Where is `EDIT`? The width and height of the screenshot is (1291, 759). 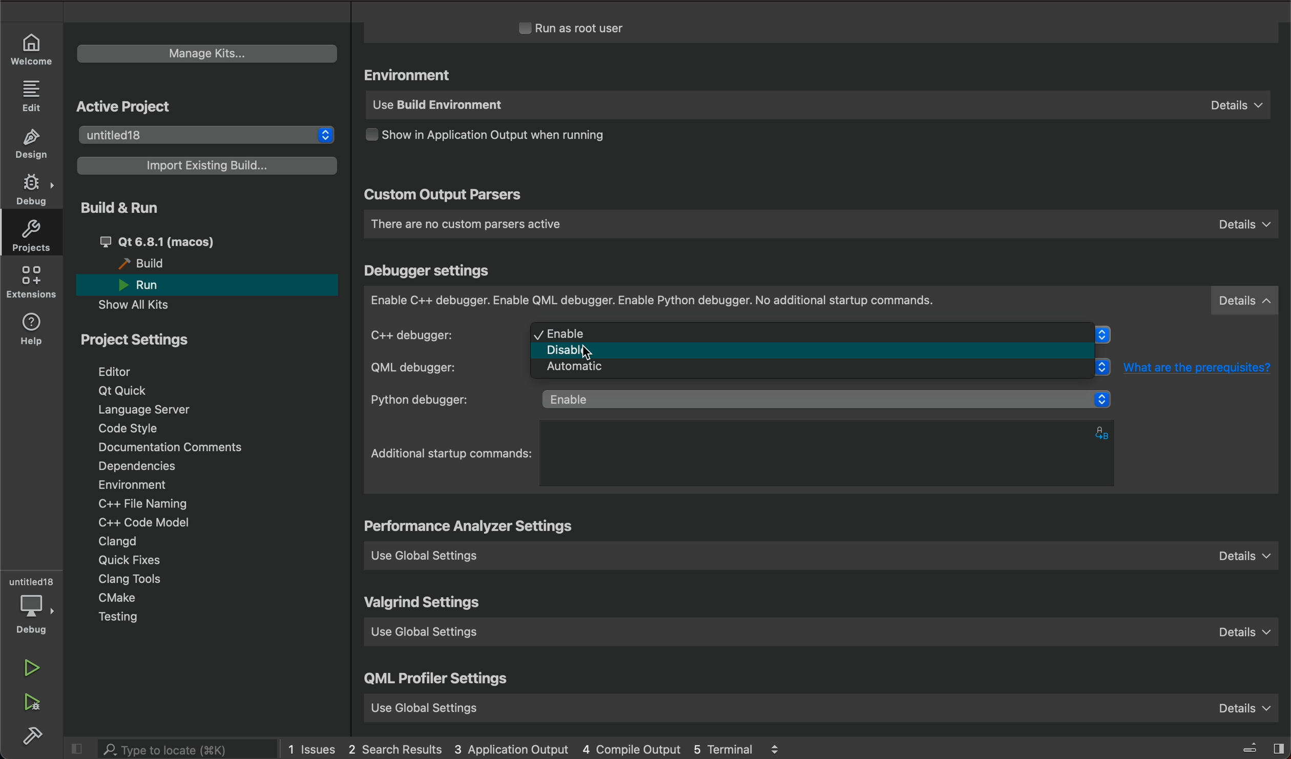
EDIT is located at coordinates (33, 95).